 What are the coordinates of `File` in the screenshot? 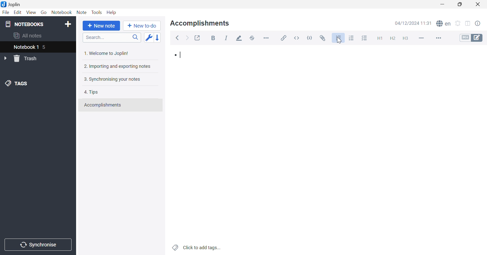 It's located at (7, 12).